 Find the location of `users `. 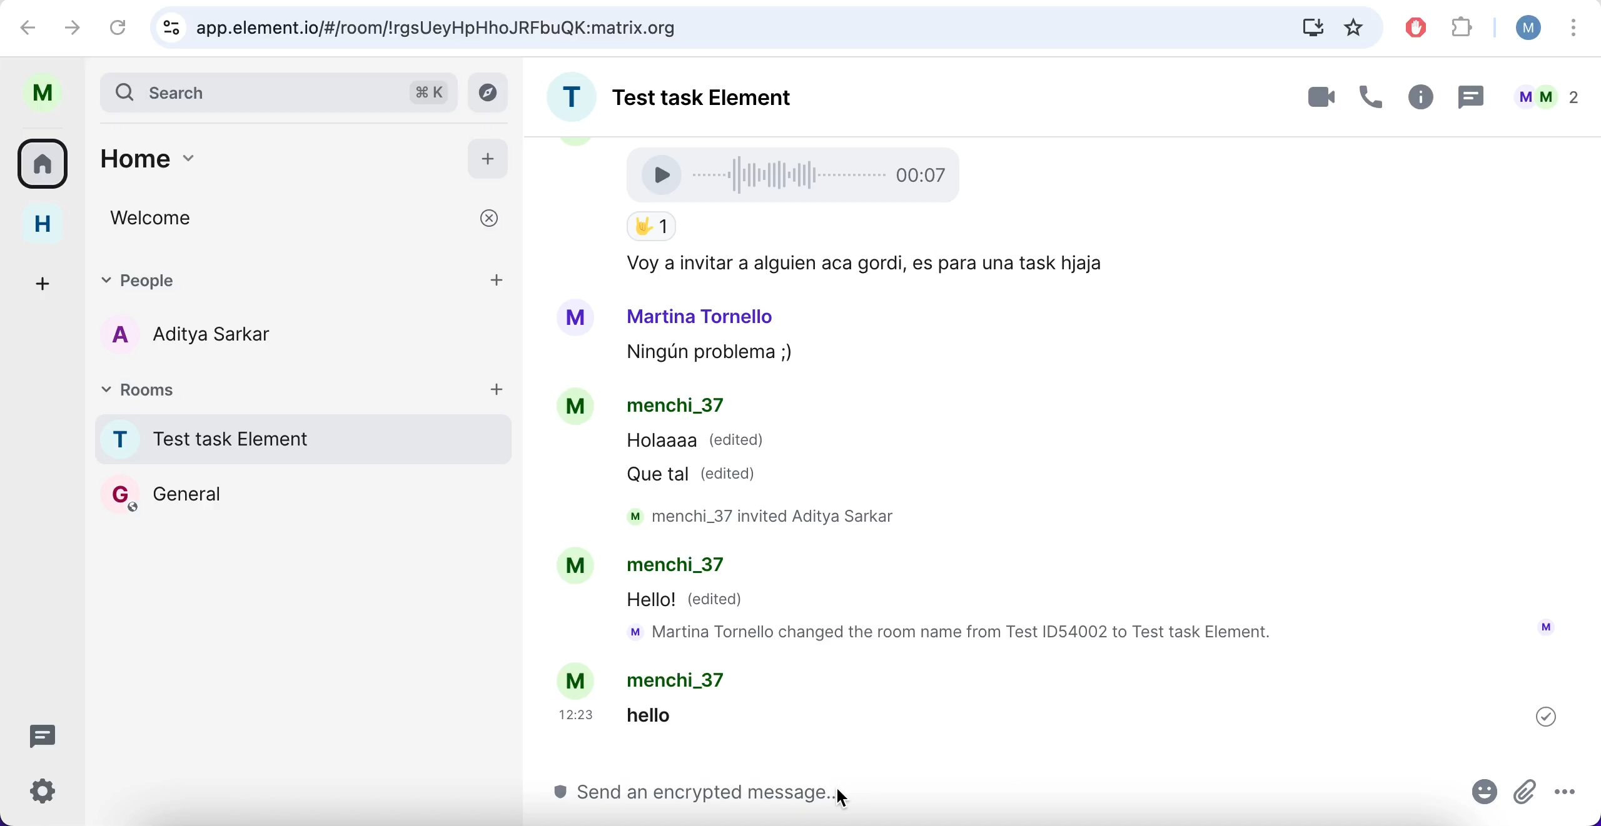

users  is located at coordinates (209, 337).